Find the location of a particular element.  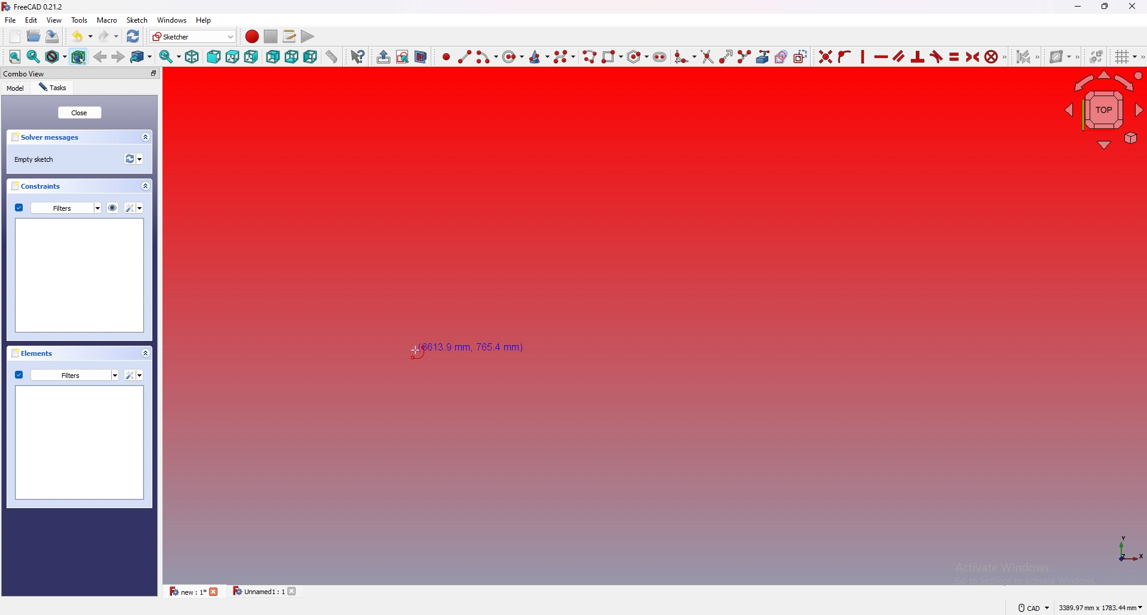

right is located at coordinates (252, 57).